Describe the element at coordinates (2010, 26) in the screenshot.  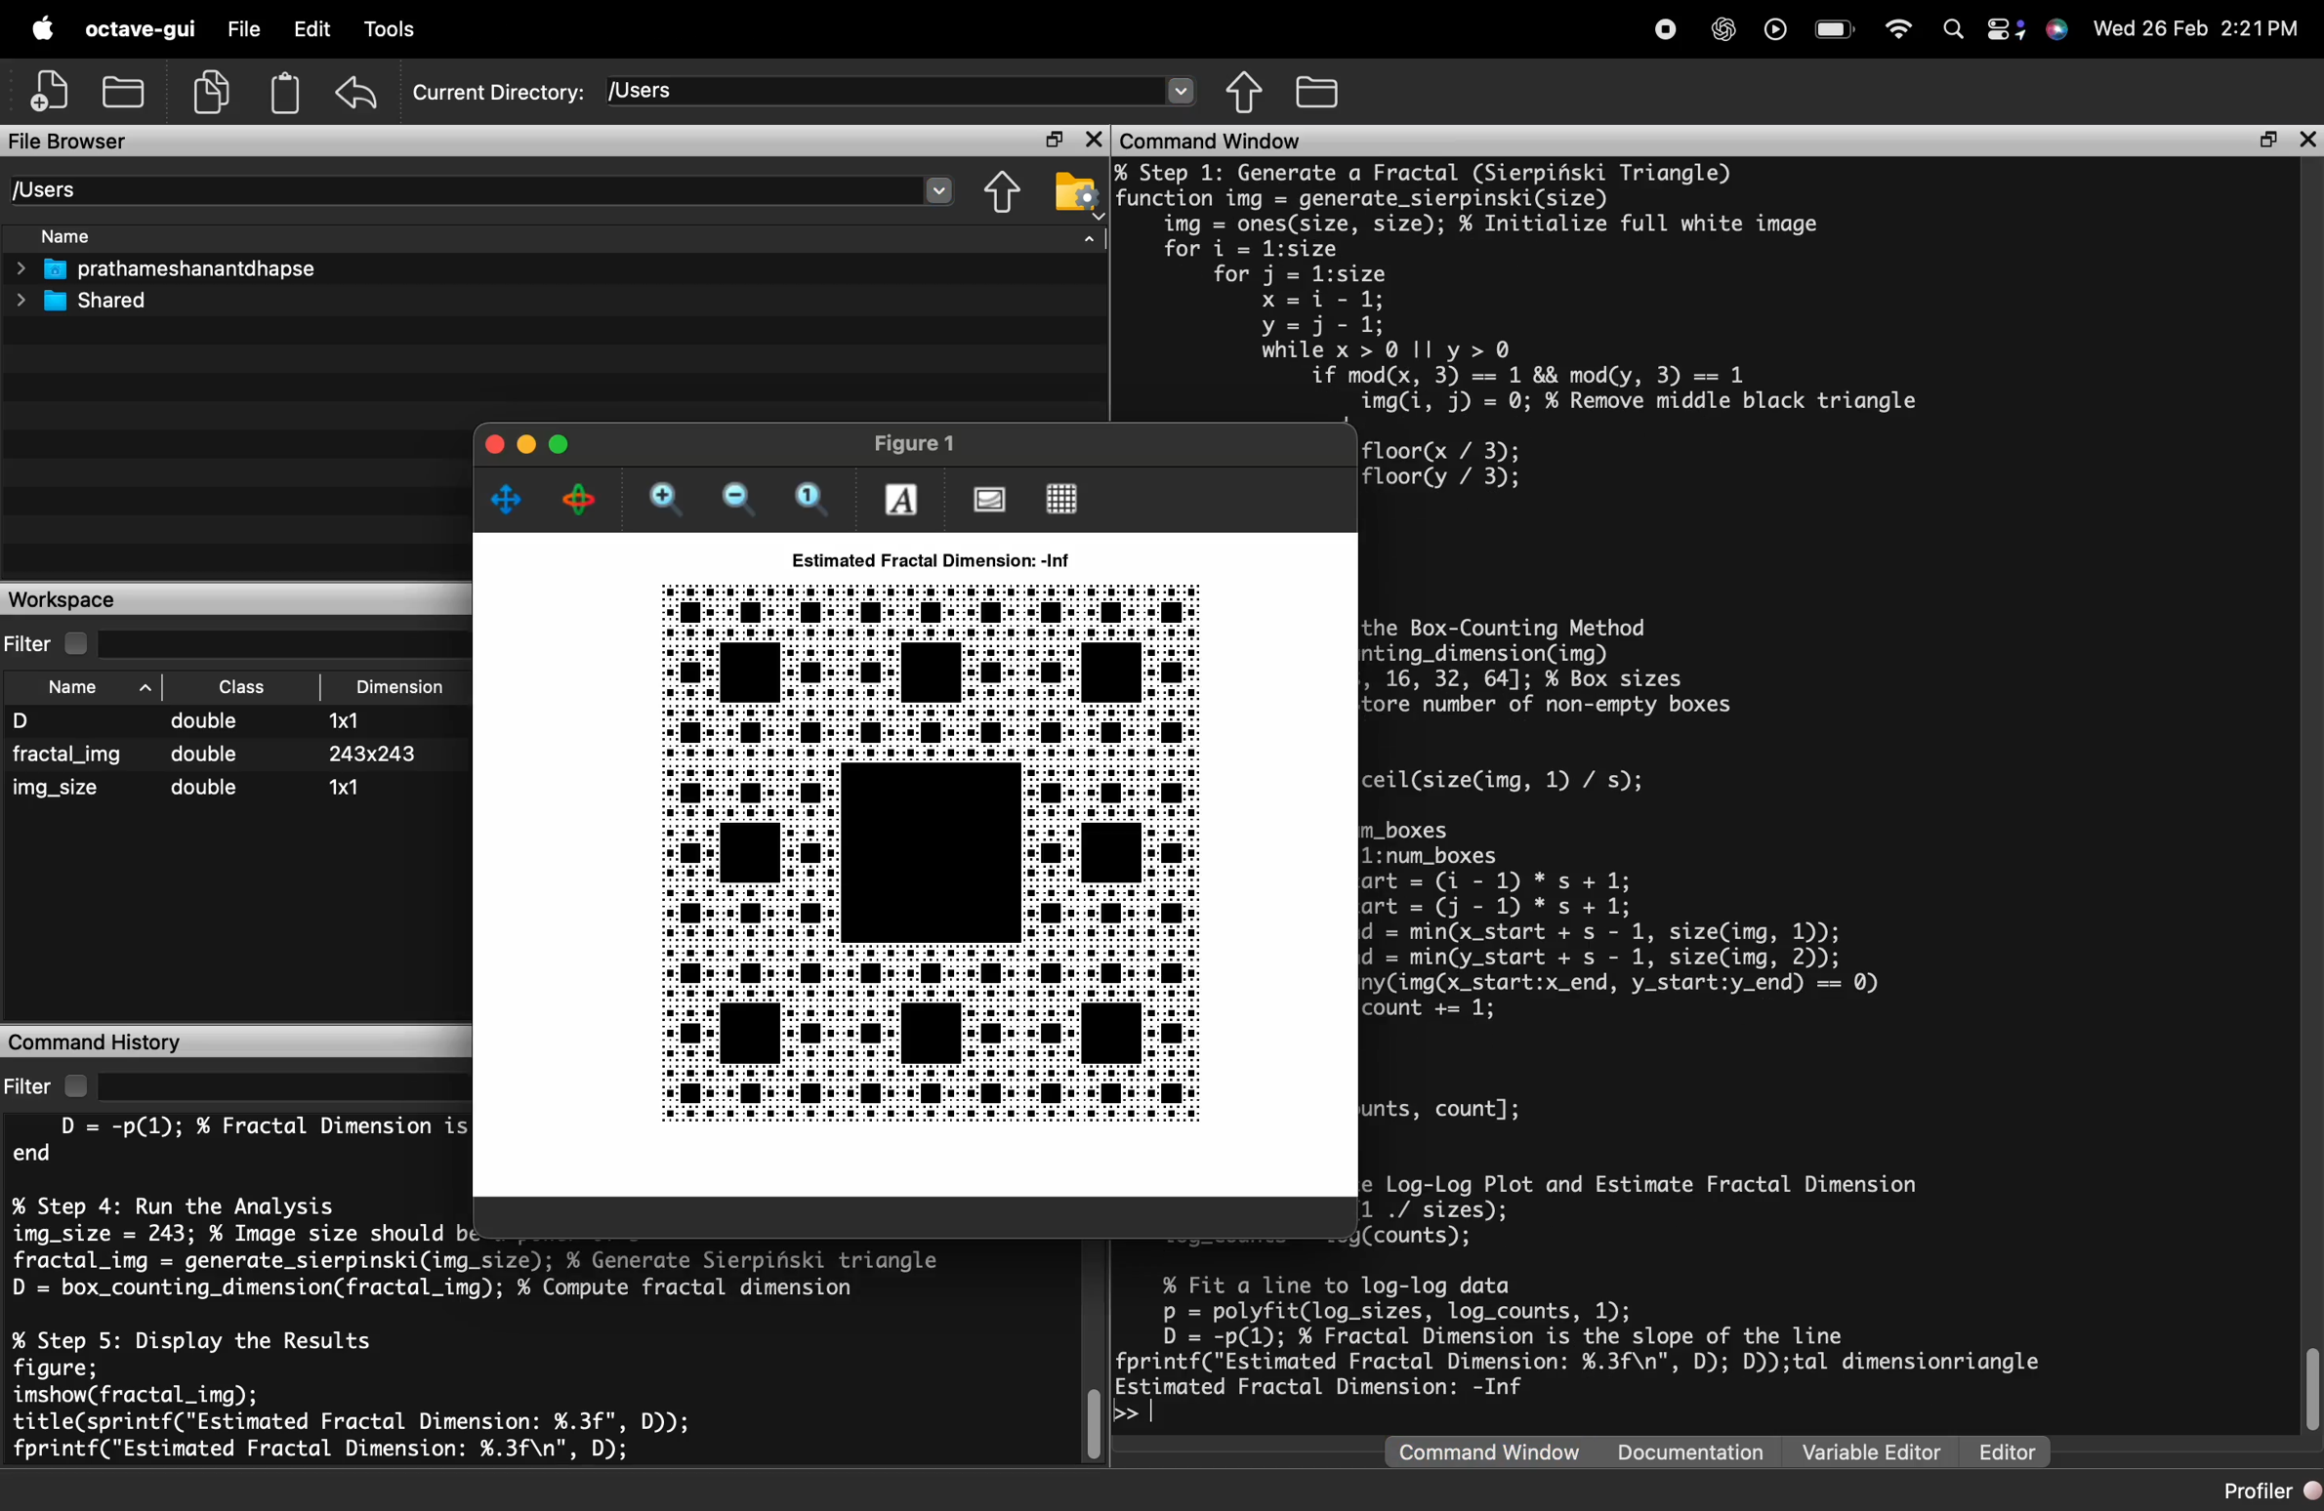
I see `settings` at that location.